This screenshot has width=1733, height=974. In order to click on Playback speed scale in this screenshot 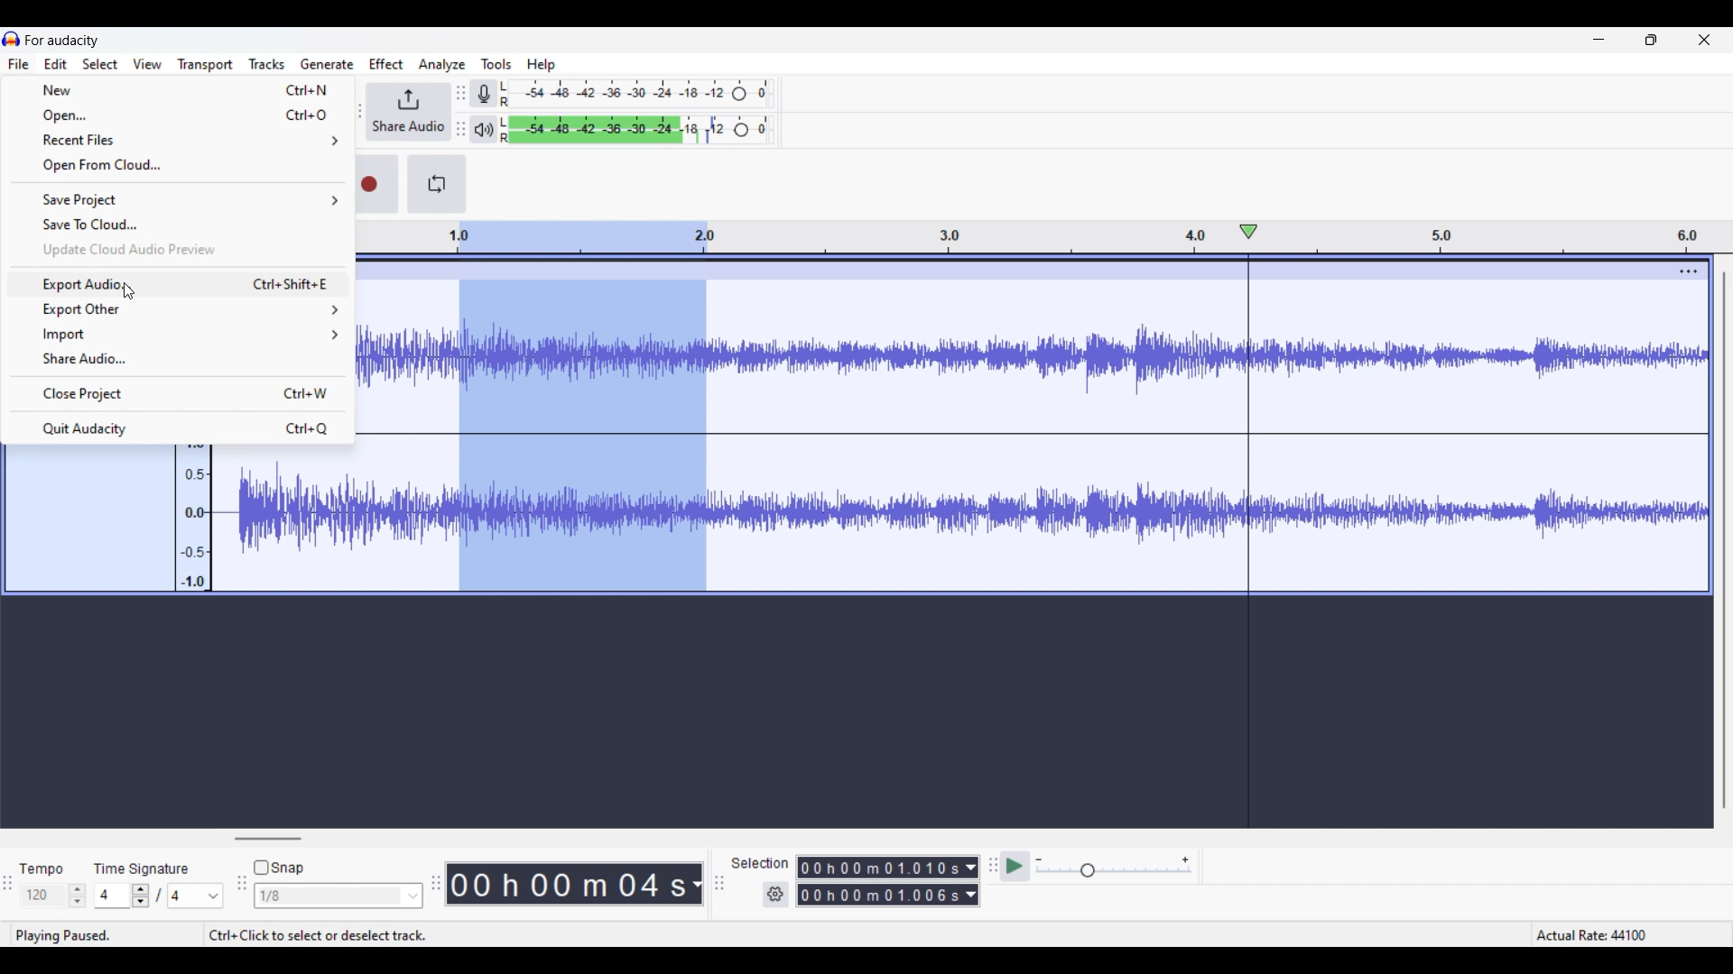, I will do `click(1113, 867)`.